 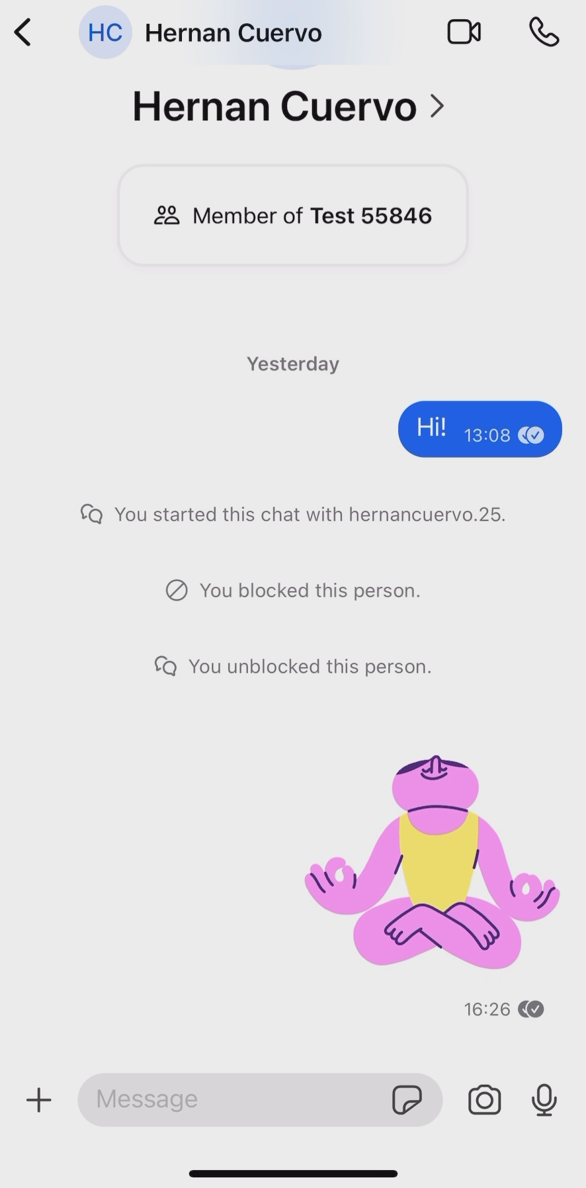 I want to click on add, so click(x=40, y=1098).